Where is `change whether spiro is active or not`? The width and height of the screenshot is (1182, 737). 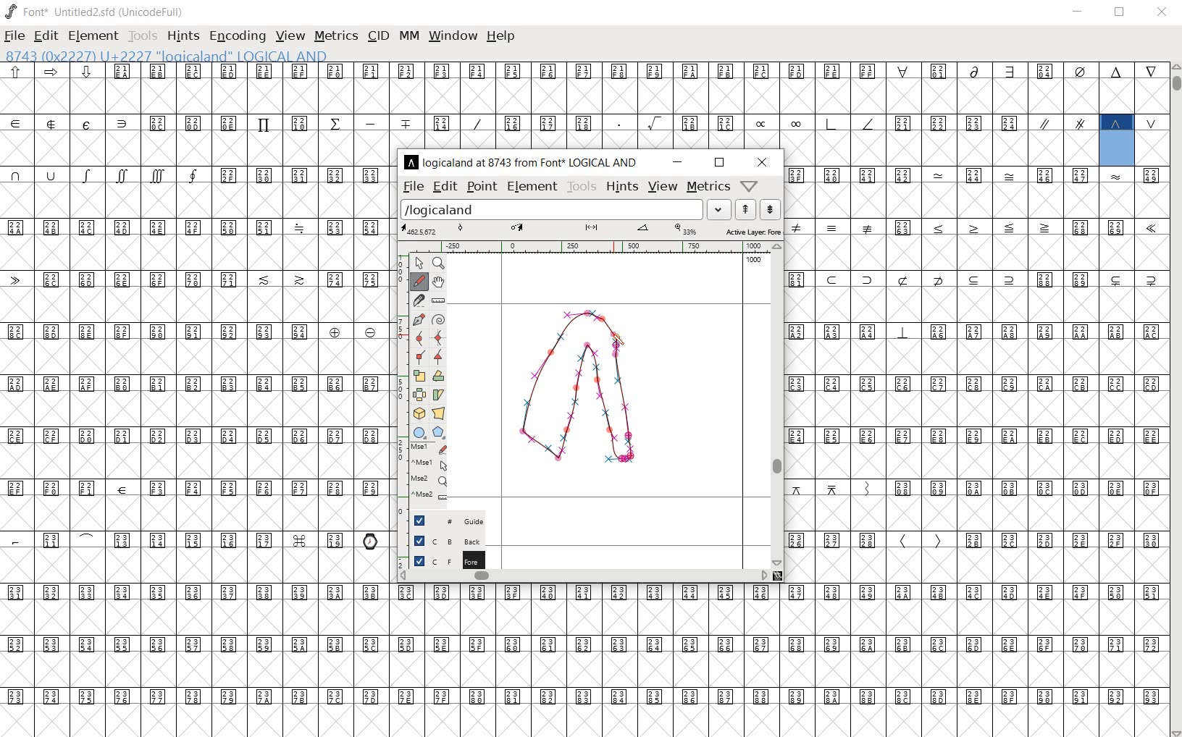
change whether spiro is active or not is located at coordinates (440, 320).